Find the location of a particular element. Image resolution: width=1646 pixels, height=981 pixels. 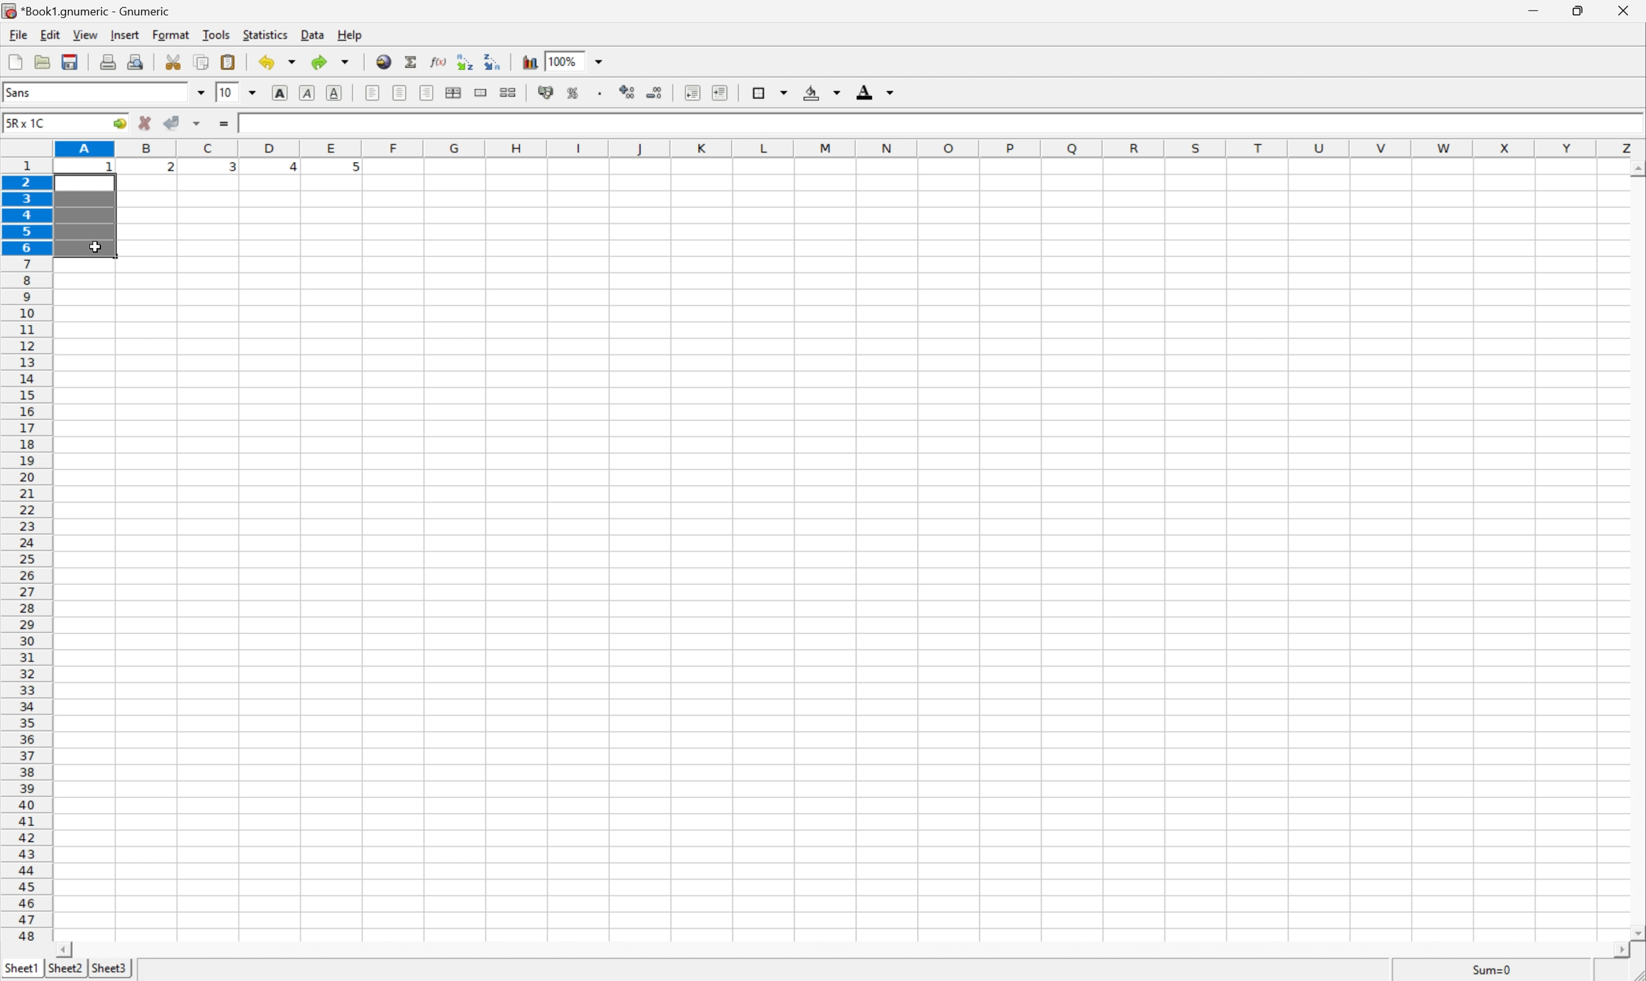

accept changes across selection is located at coordinates (196, 124).